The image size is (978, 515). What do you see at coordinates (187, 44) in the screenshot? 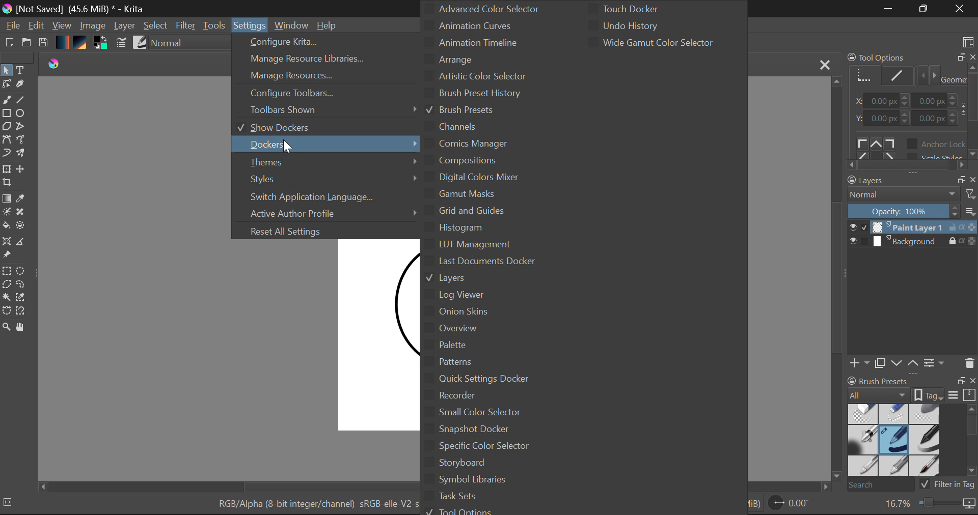
I see `Blending Modes` at bounding box center [187, 44].